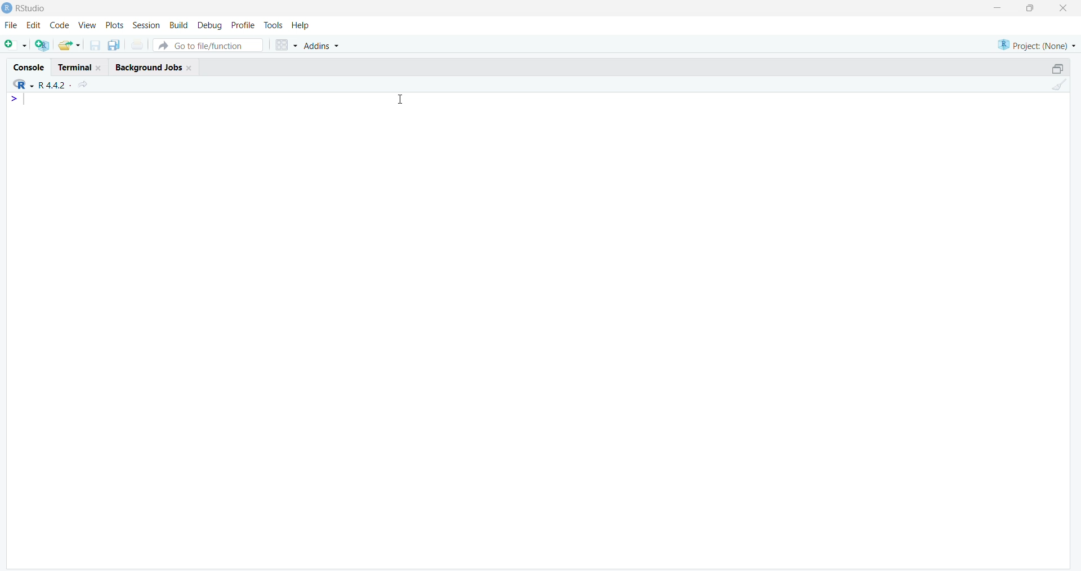 Image resolution: width=1081 pixels, height=571 pixels. Describe the element at coordinates (1061, 10) in the screenshot. I see `Close` at that location.